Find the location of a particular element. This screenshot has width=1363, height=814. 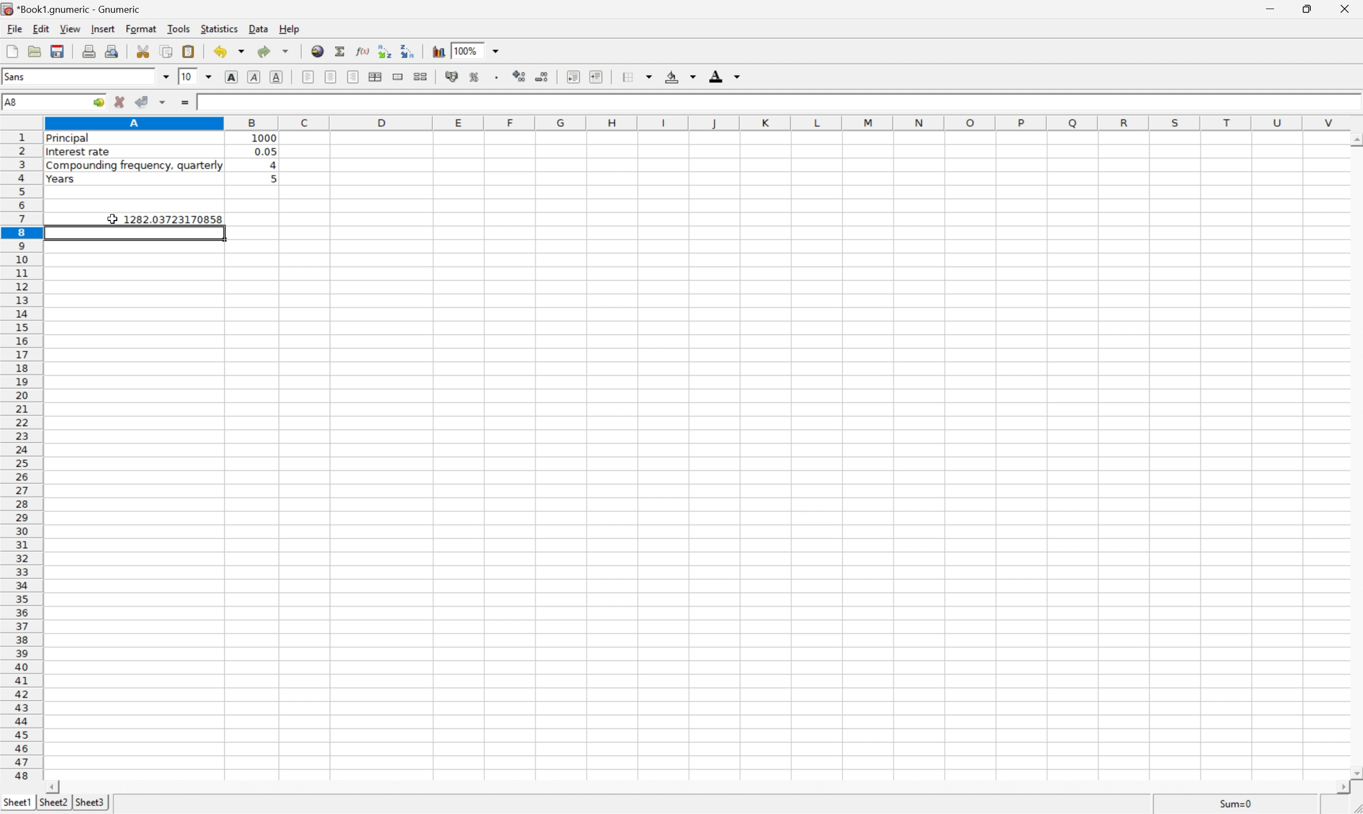

1282.03723170858 is located at coordinates (167, 220).